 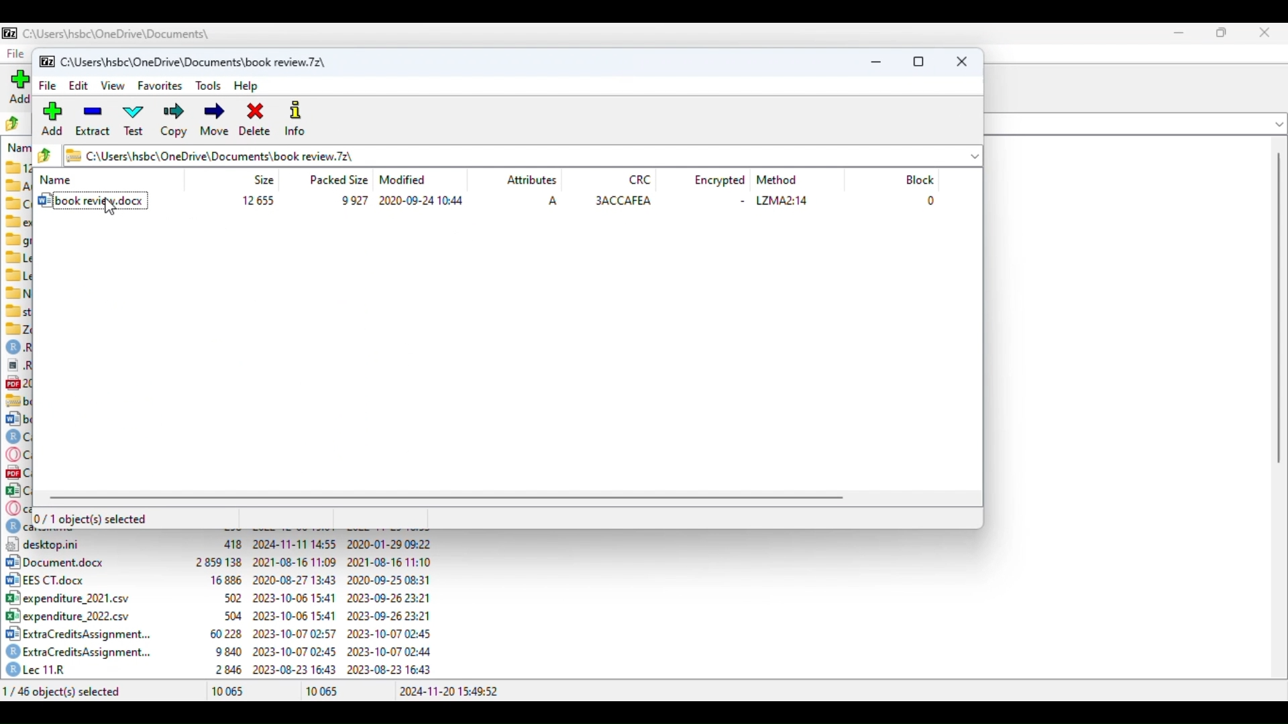 What do you see at coordinates (450, 690) in the screenshot?
I see `2024-11-20 15:49:52` at bounding box center [450, 690].